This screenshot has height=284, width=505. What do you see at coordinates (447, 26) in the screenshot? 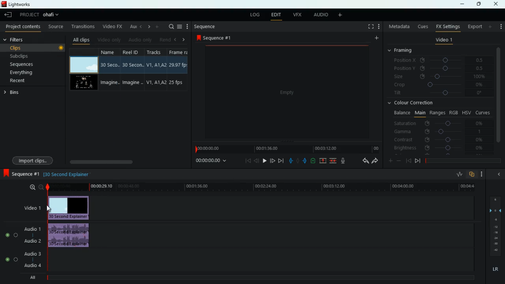
I see `fx settings` at bounding box center [447, 26].